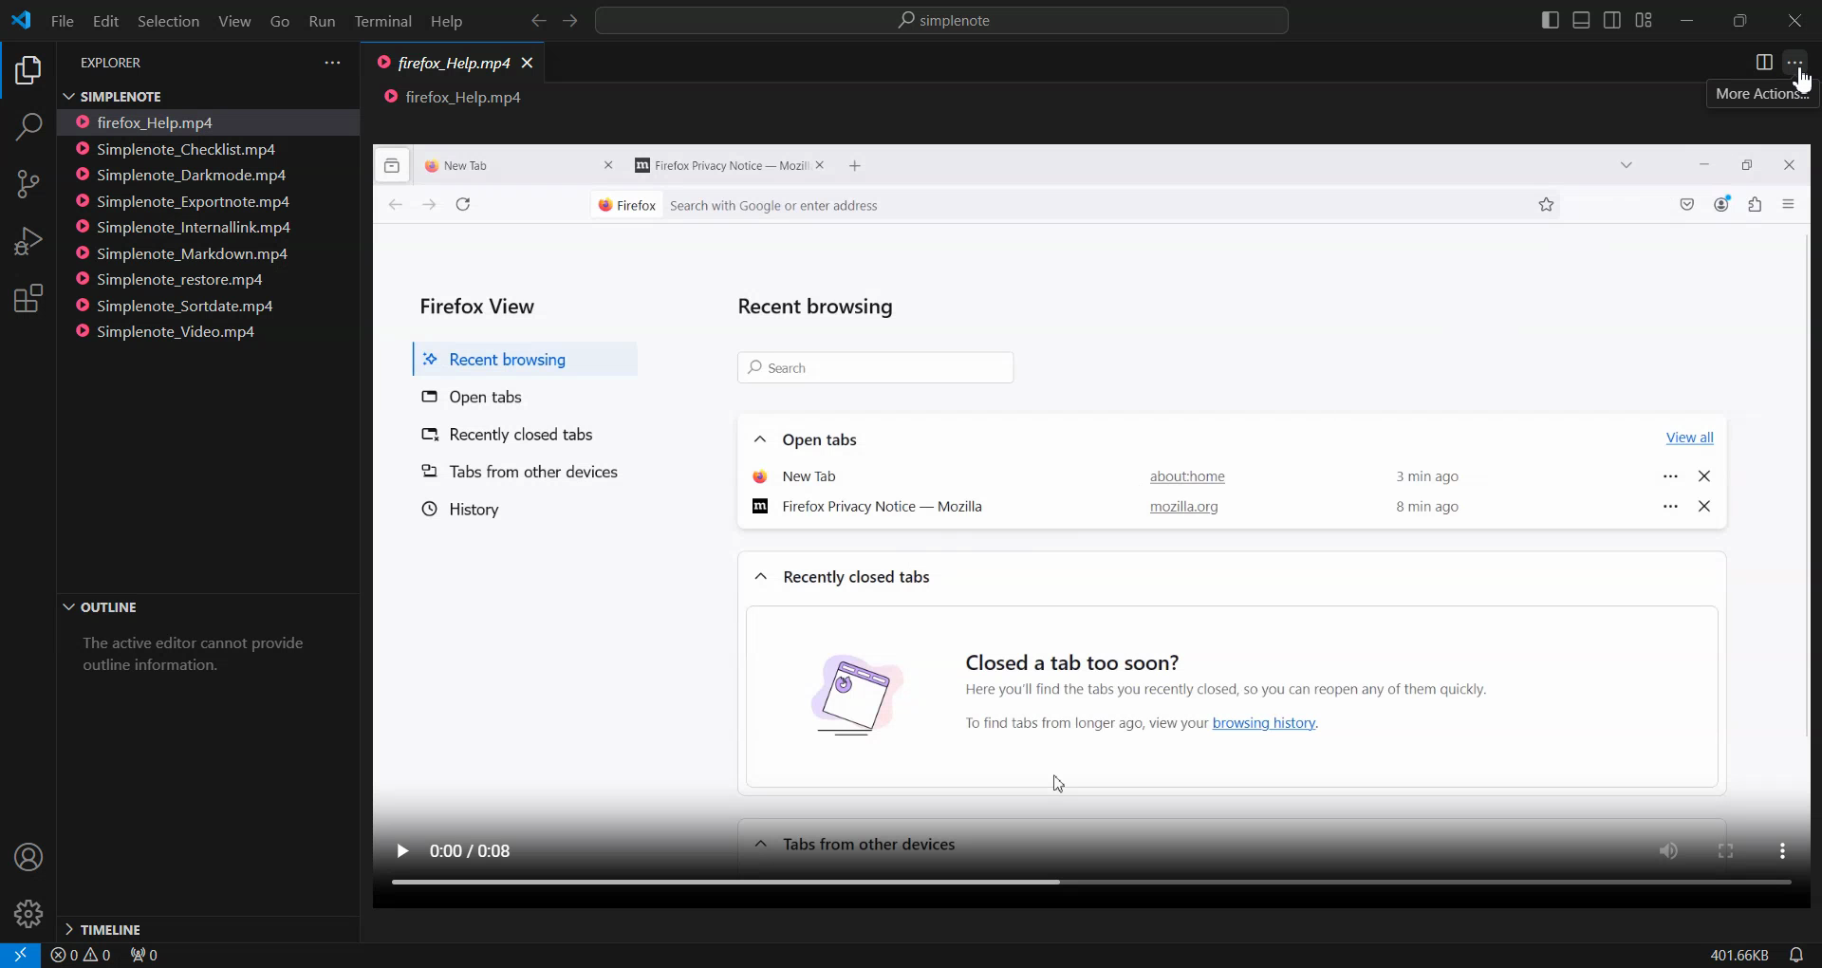  What do you see at coordinates (1581, 20) in the screenshot?
I see `Toggle pannel` at bounding box center [1581, 20].